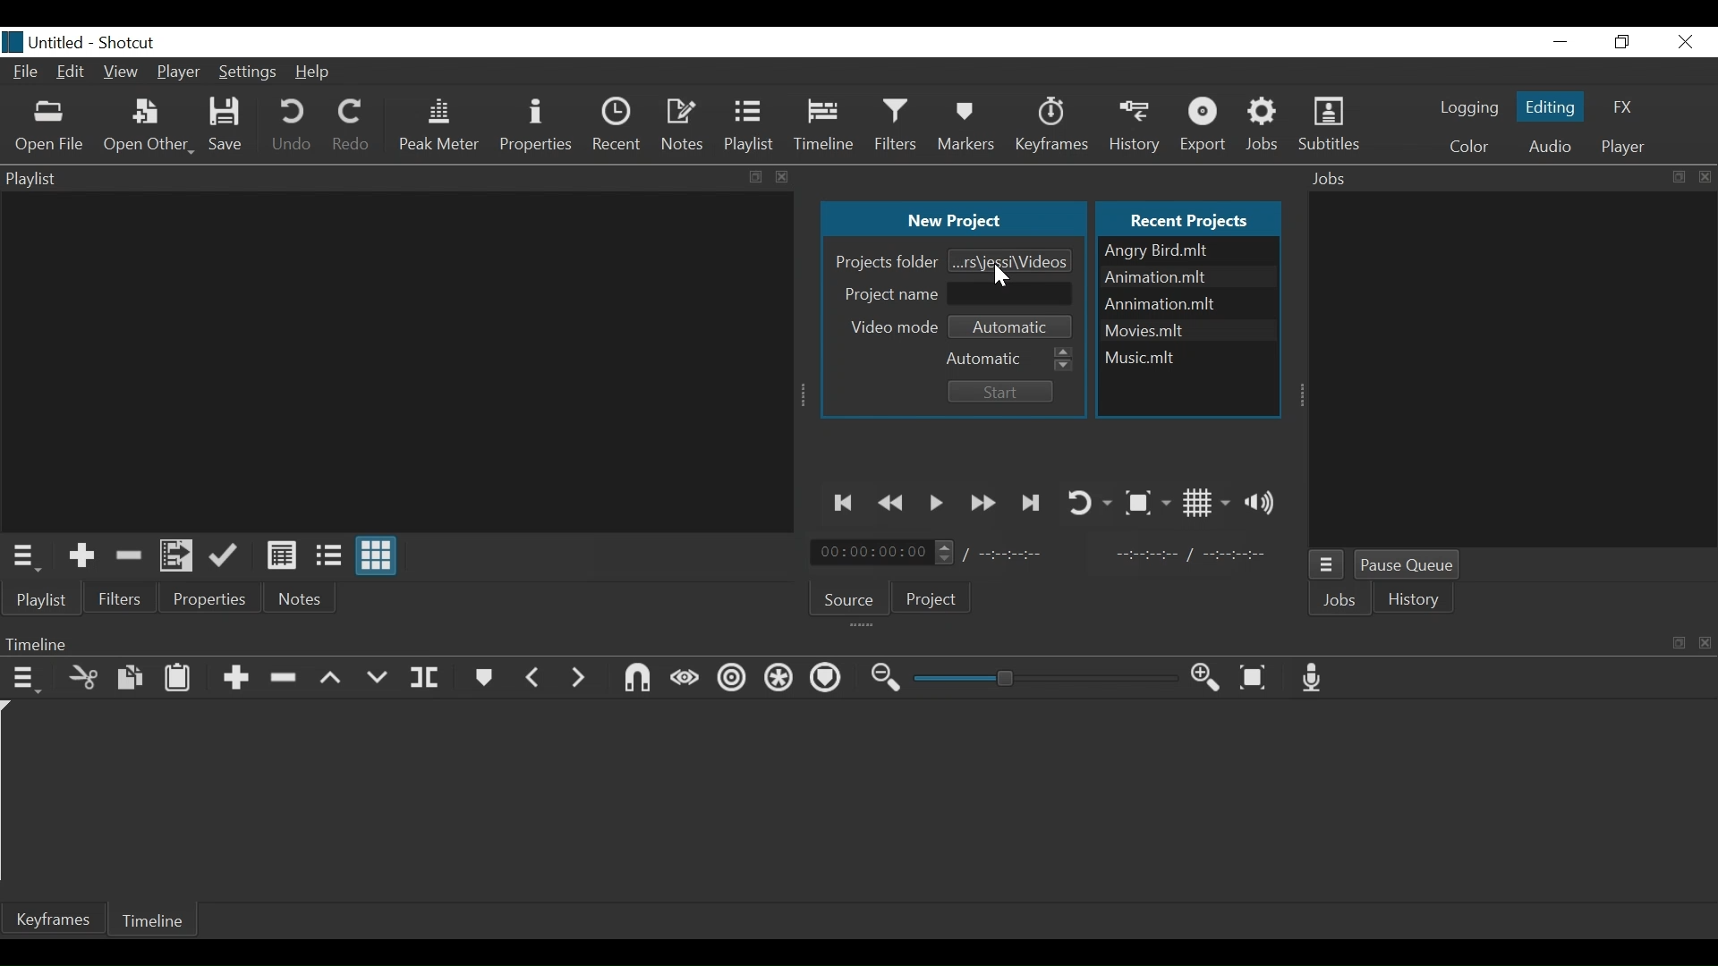 Image resolution: width=1718 pixels, height=966 pixels. What do you see at coordinates (84, 676) in the screenshot?
I see `Cut` at bounding box center [84, 676].